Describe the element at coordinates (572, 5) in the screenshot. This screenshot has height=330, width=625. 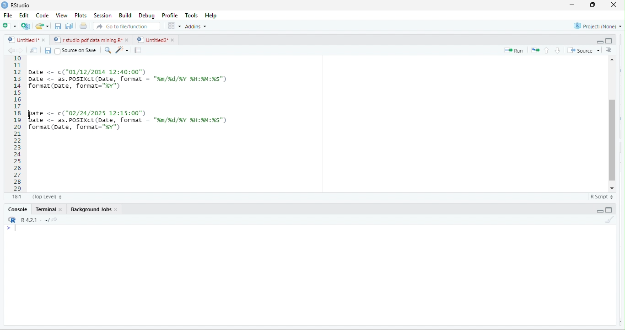
I see `minimize` at that location.